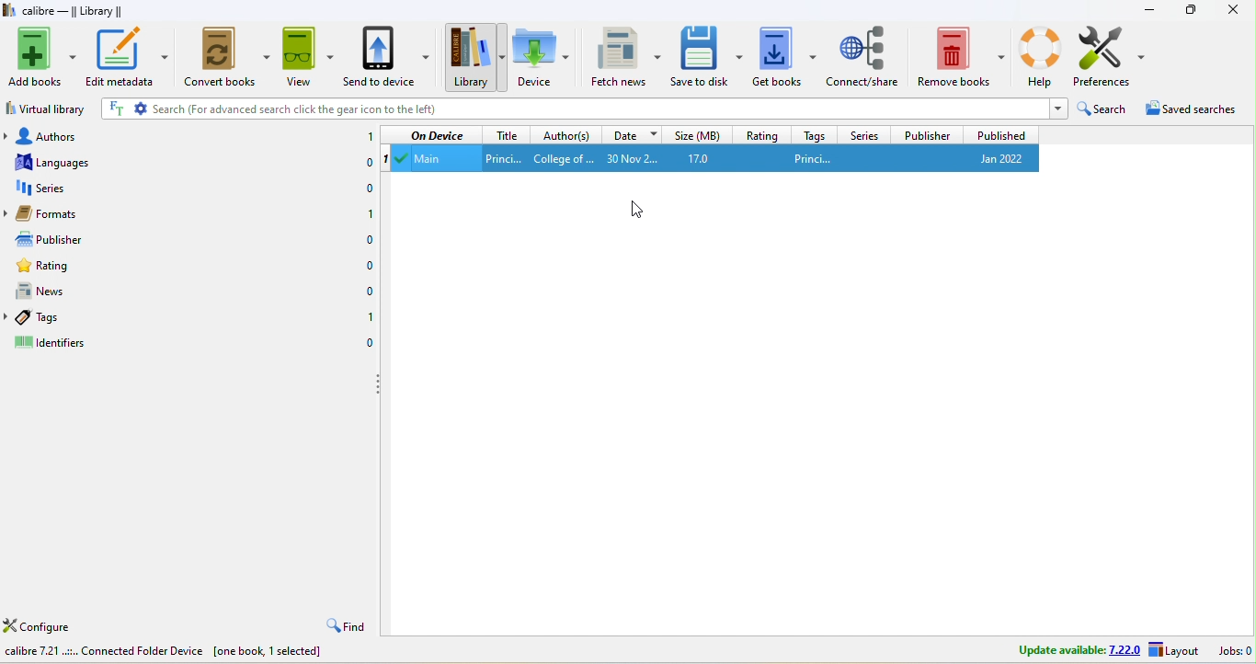  What do you see at coordinates (503, 157) in the screenshot?
I see `title` at bounding box center [503, 157].